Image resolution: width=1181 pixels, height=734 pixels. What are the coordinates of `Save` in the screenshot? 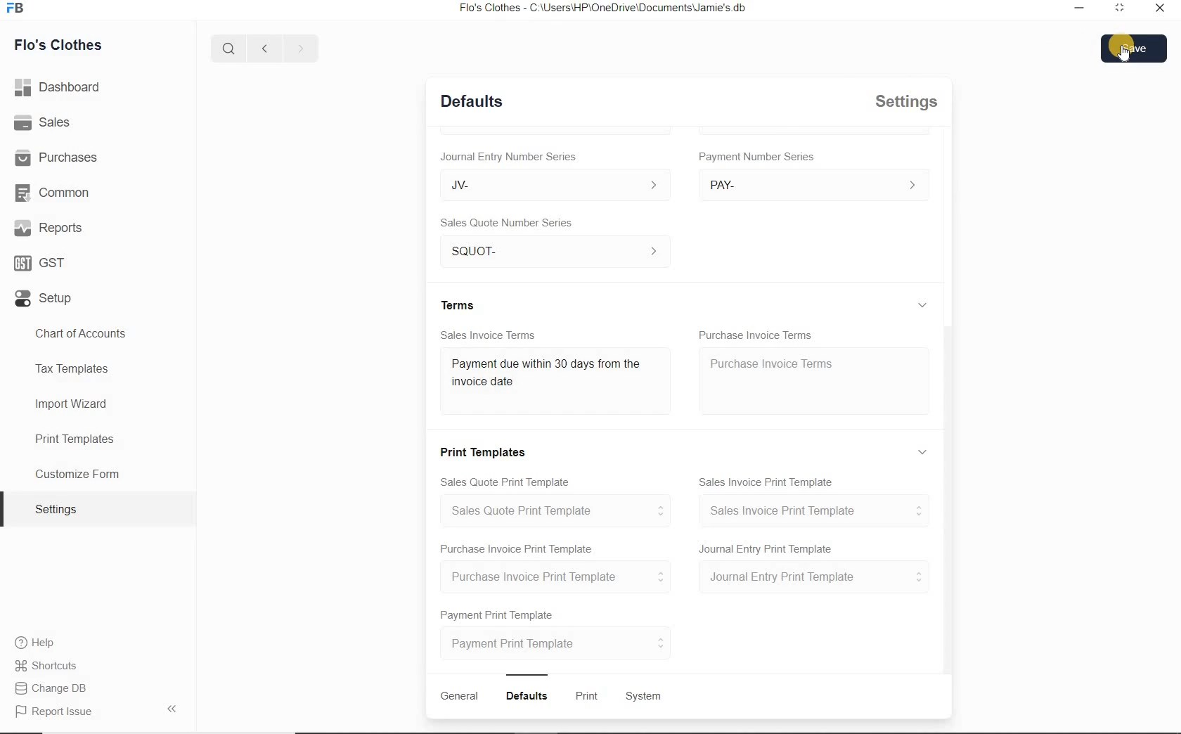 It's located at (1134, 49).